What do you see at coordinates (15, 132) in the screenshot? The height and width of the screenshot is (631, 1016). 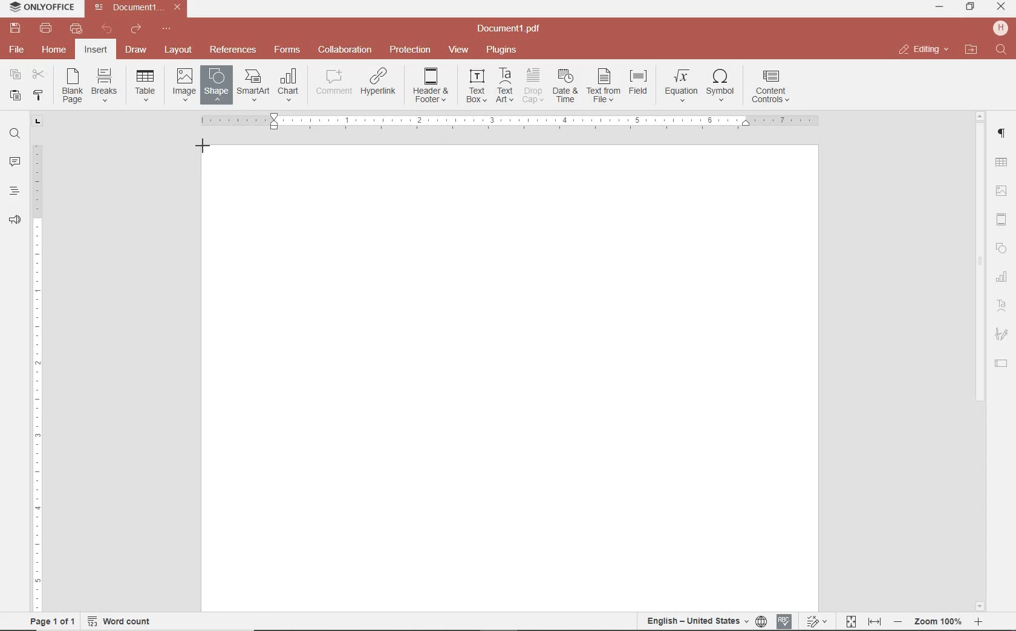 I see `find` at bounding box center [15, 132].